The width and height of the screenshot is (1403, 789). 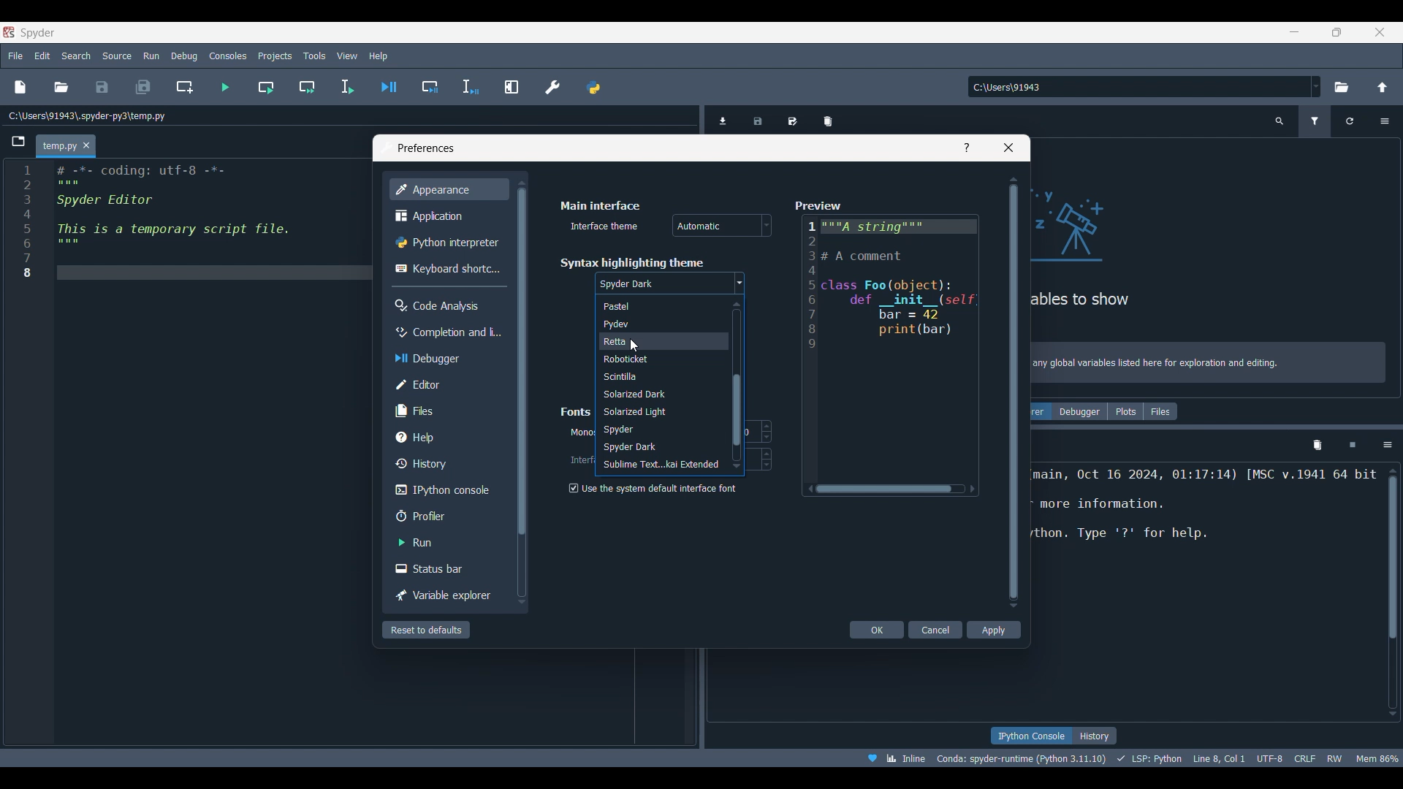 I want to click on pastel, so click(x=658, y=308).